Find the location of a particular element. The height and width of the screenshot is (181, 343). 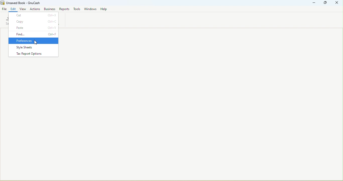

Windows is located at coordinates (90, 9).